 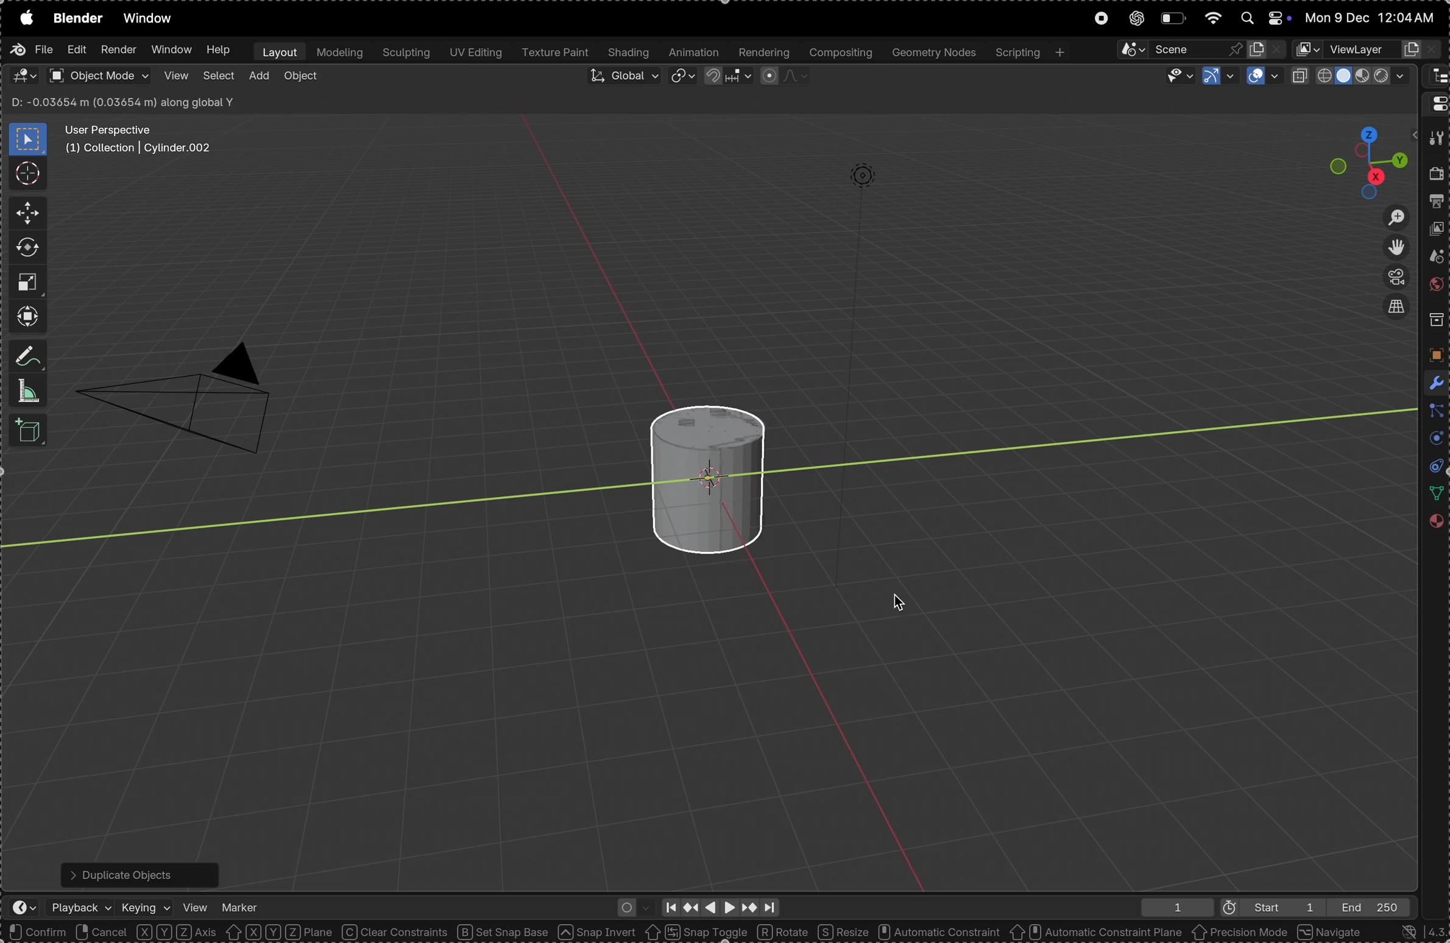 What do you see at coordinates (474, 54) in the screenshot?
I see `uv editing` at bounding box center [474, 54].